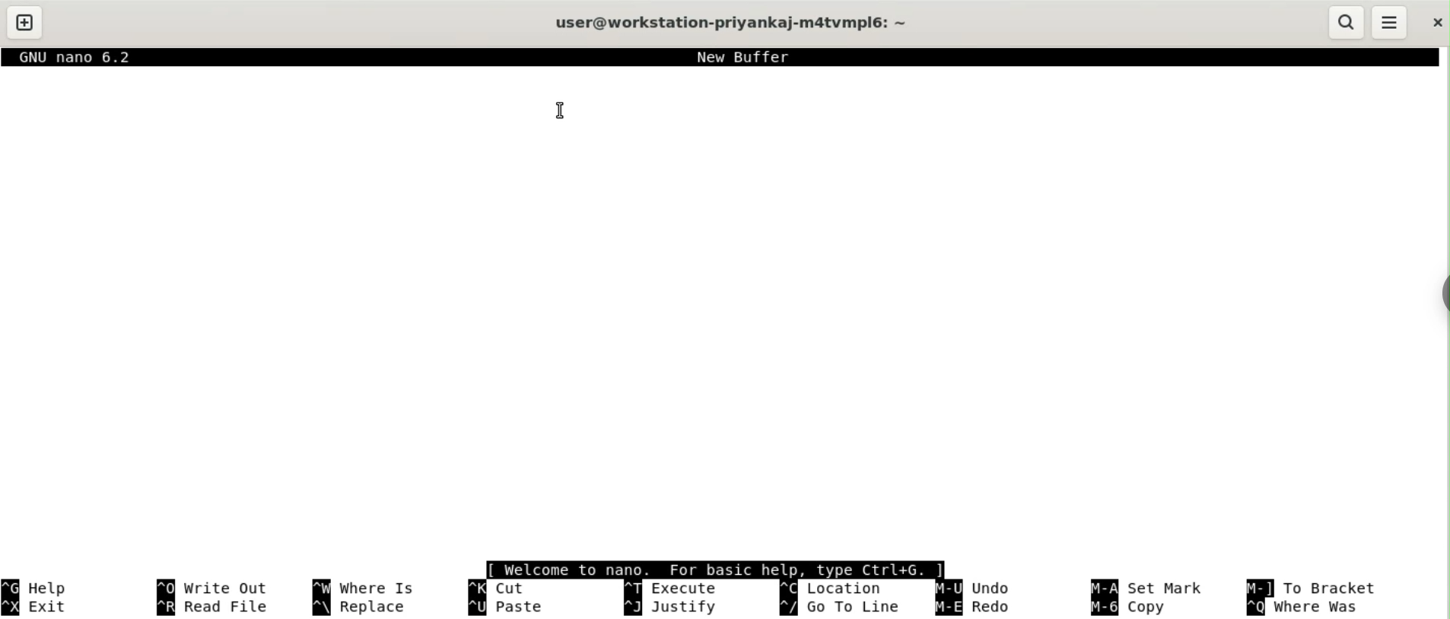  I want to click on to bracket, so click(1309, 588).